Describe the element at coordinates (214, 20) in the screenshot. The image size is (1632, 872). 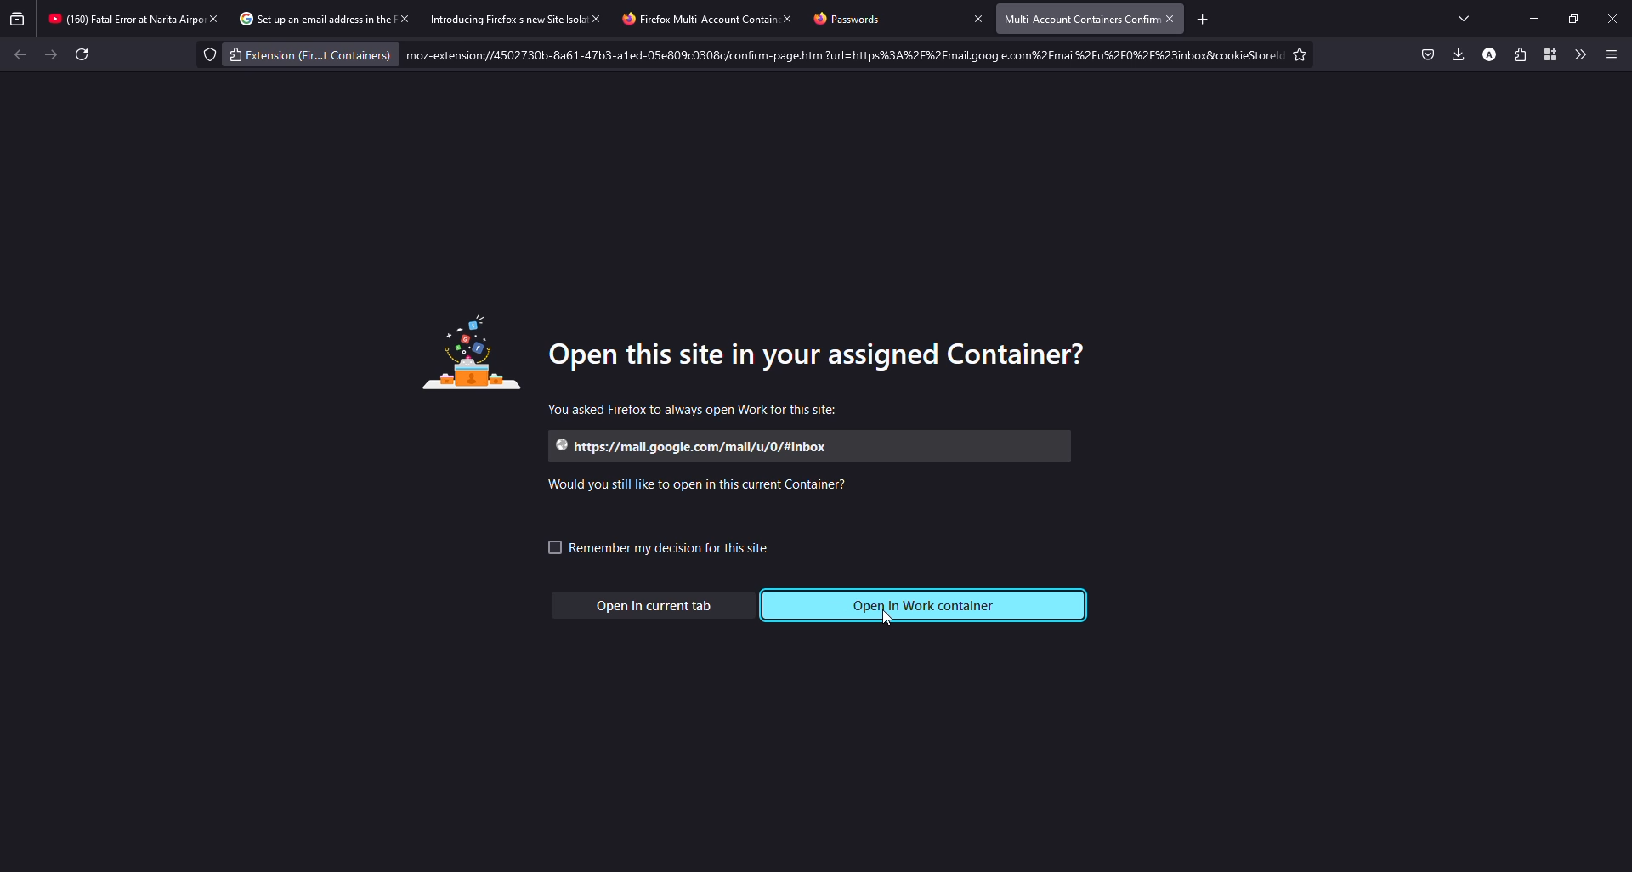
I see `close` at that location.